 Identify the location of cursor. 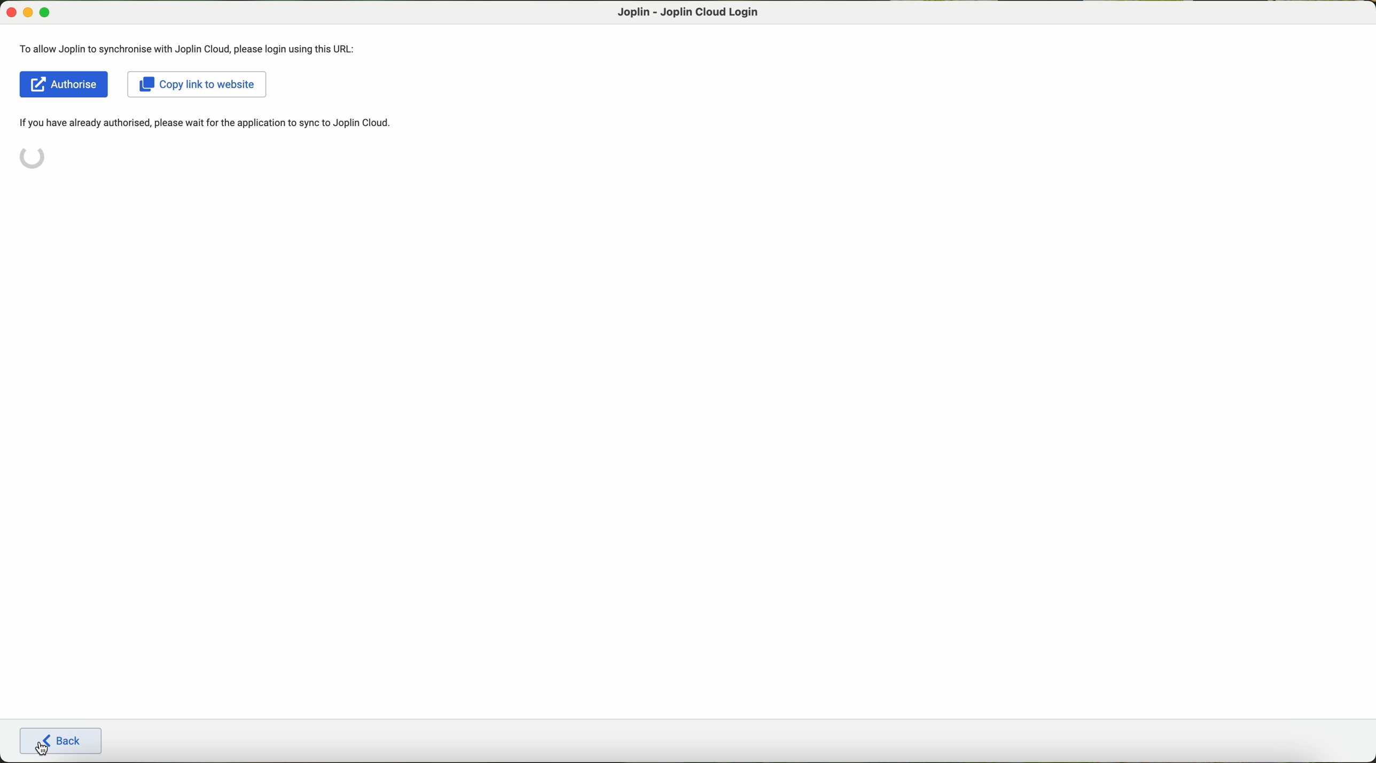
(43, 742).